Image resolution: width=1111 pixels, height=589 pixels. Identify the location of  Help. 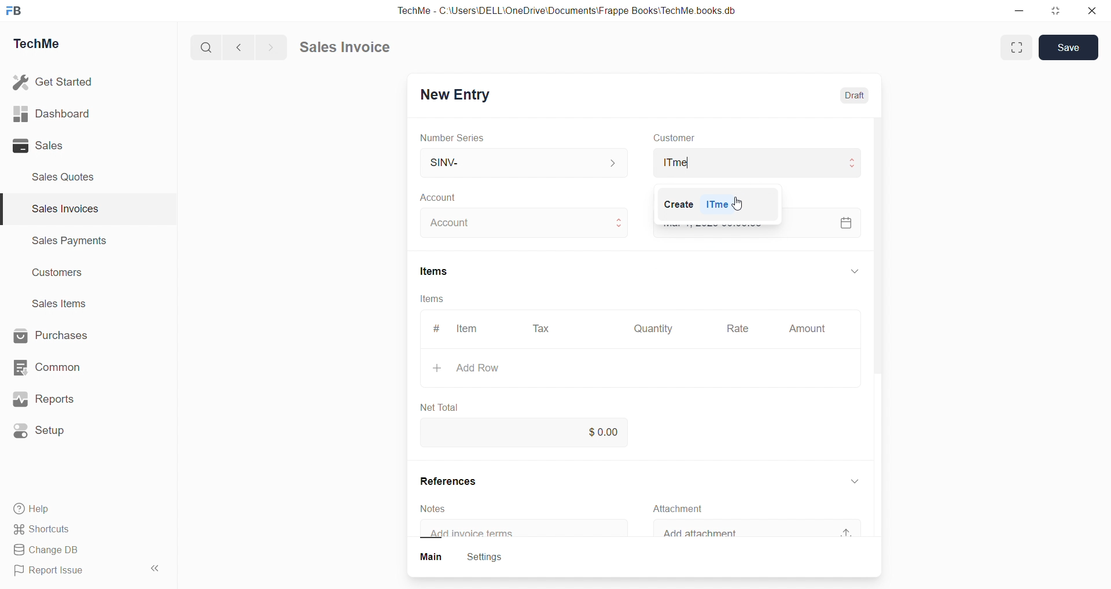
(38, 510).